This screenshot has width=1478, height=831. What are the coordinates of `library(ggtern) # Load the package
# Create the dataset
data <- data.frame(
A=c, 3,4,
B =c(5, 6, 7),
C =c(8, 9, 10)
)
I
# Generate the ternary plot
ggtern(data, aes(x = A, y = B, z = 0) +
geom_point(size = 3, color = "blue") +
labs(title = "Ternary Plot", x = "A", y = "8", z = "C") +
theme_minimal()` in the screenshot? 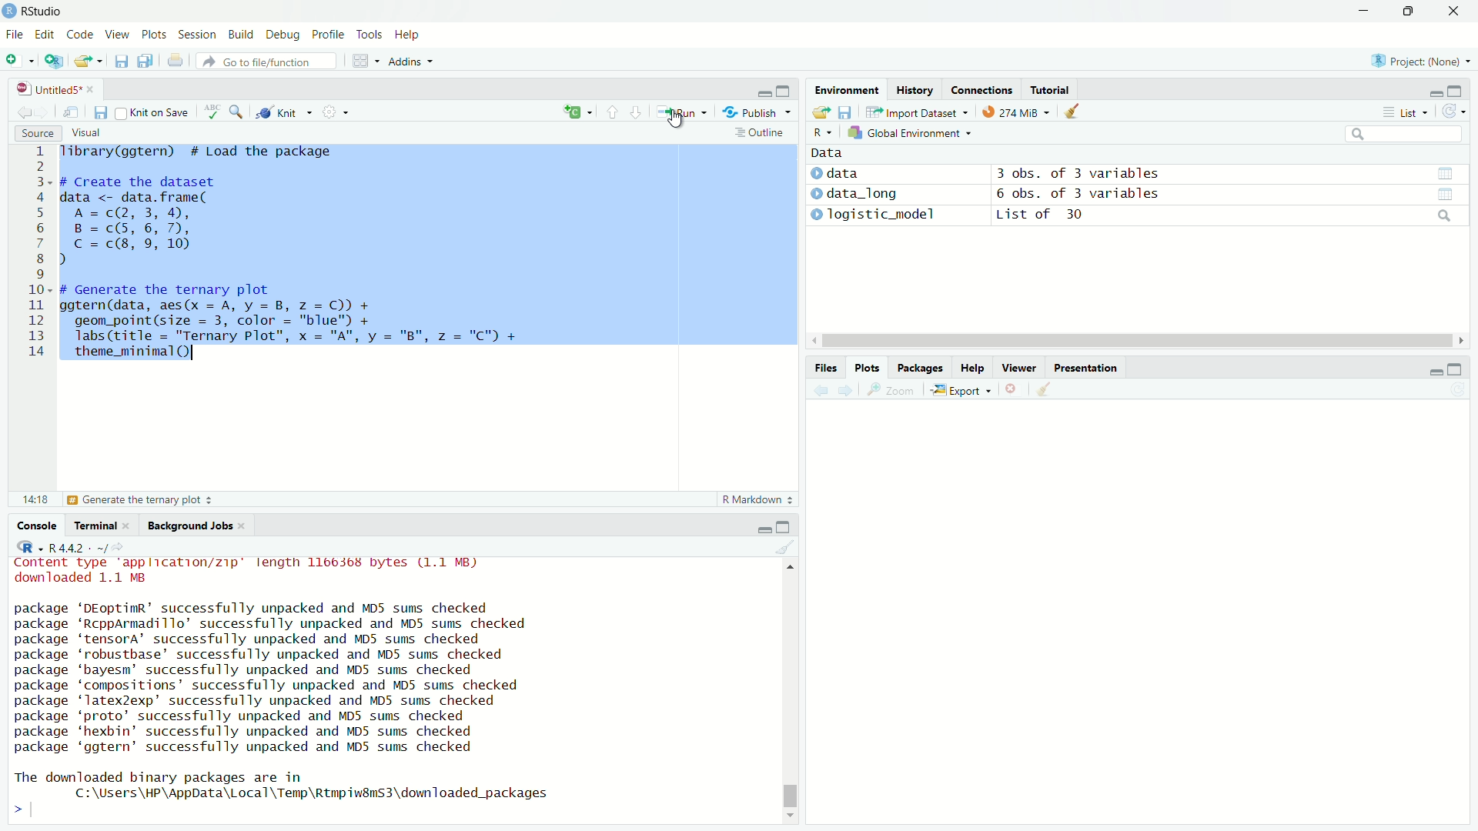 It's located at (303, 260).